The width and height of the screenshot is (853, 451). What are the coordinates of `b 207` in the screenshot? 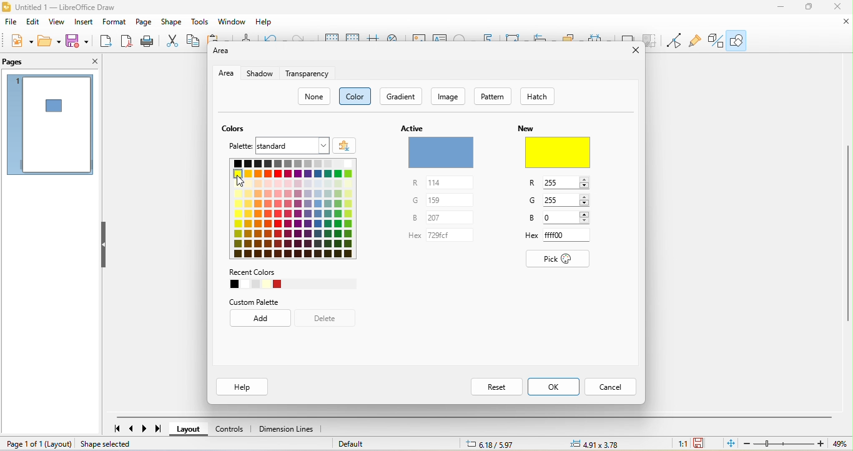 It's located at (442, 216).